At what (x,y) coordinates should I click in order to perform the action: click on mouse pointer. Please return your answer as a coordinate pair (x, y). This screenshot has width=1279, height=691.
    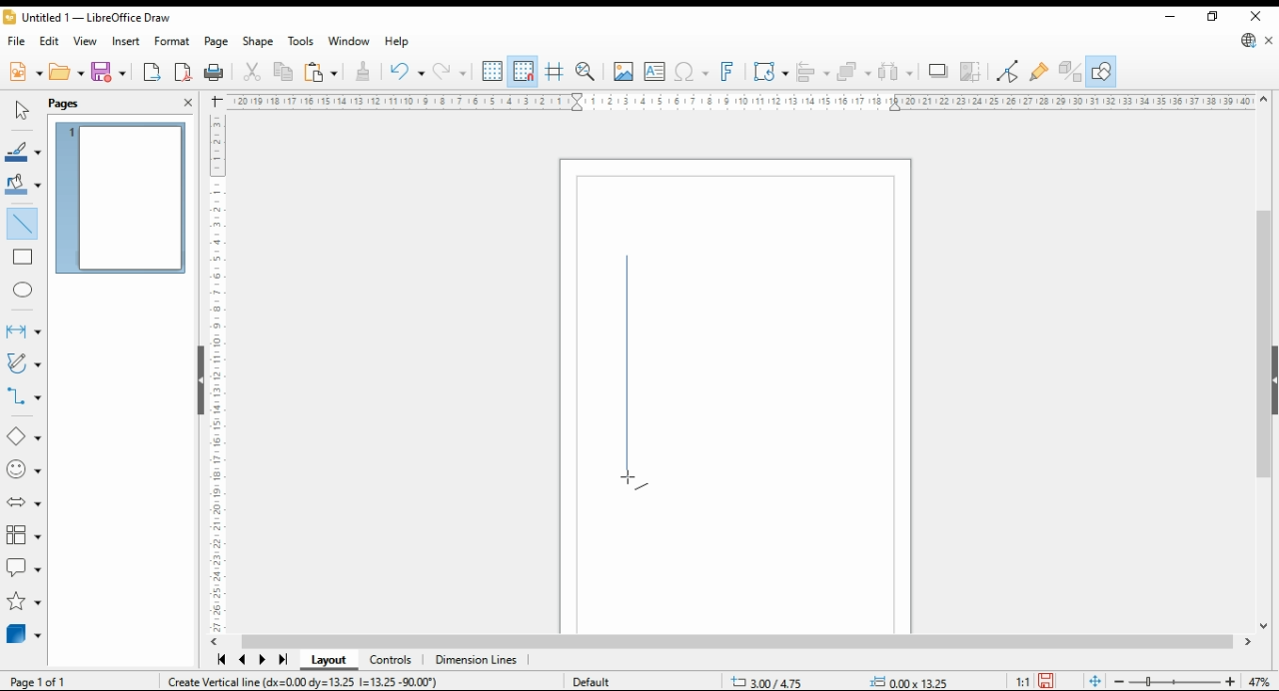
    Looking at the image, I should click on (630, 479).